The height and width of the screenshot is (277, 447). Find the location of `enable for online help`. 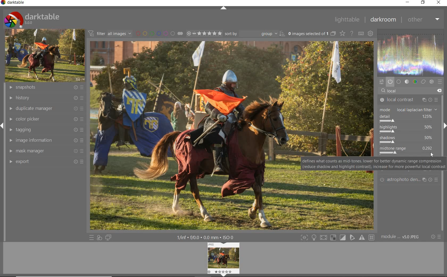

enable for online help is located at coordinates (352, 33).